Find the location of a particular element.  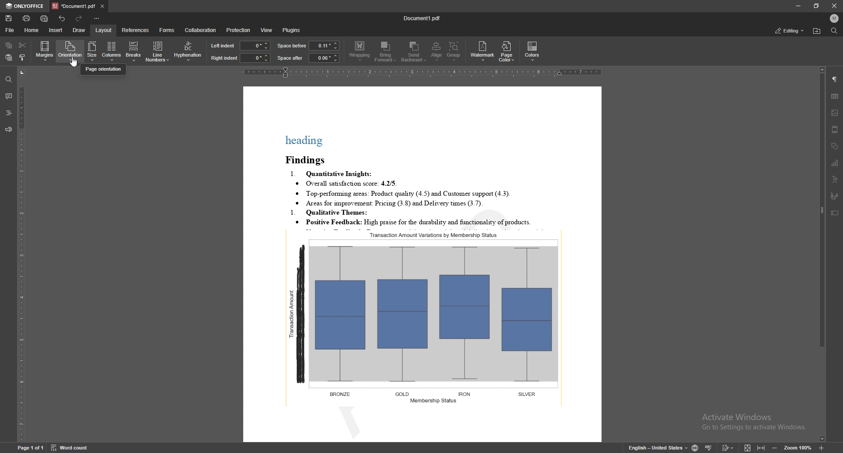

space after is located at coordinates (290, 58).